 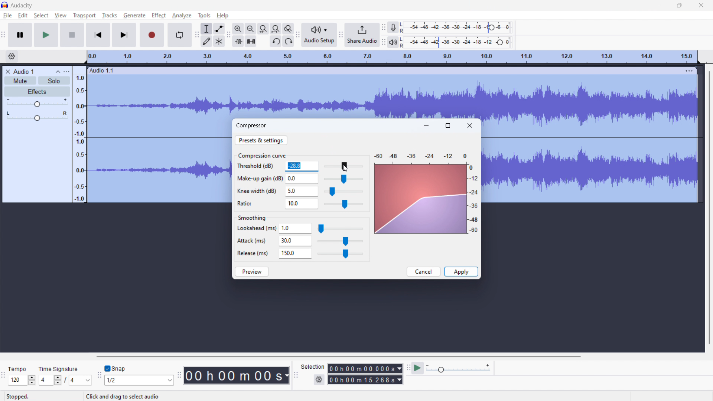 What do you see at coordinates (680, 5) in the screenshot?
I see `maximize` at bounding box center [680, 5].